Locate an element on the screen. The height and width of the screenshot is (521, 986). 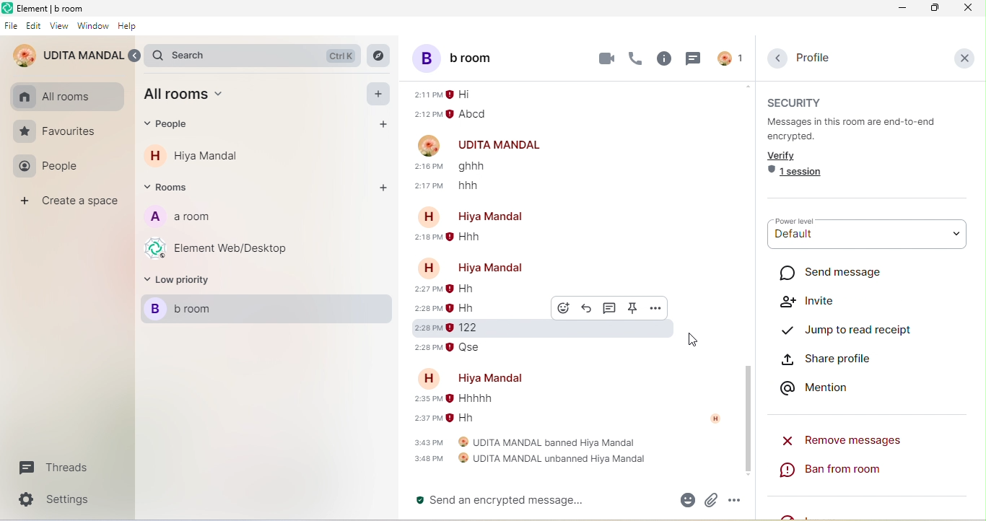
people is located at coordinates (173, 126).